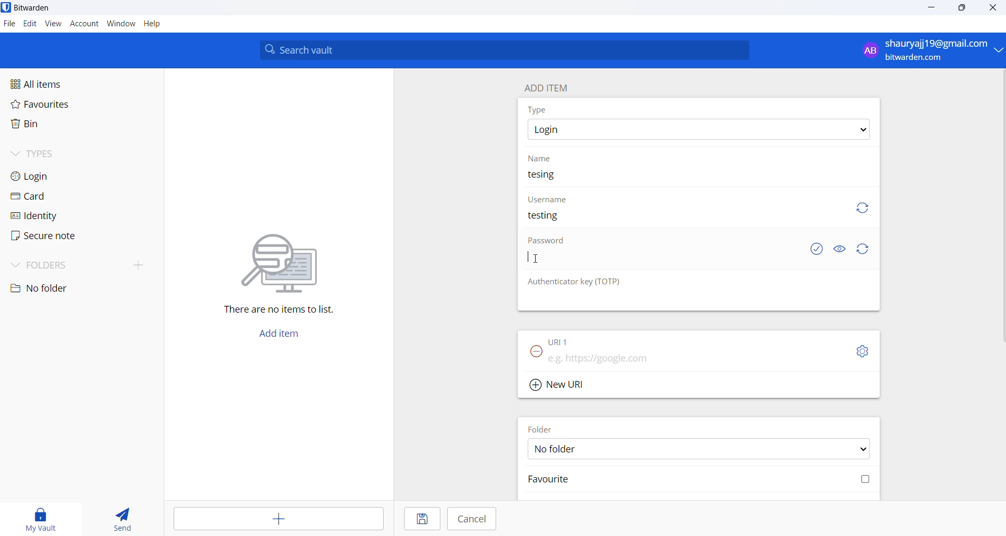 The width and height of the screenshot is (1006, 536). I want to click on send, so click(123, 520).